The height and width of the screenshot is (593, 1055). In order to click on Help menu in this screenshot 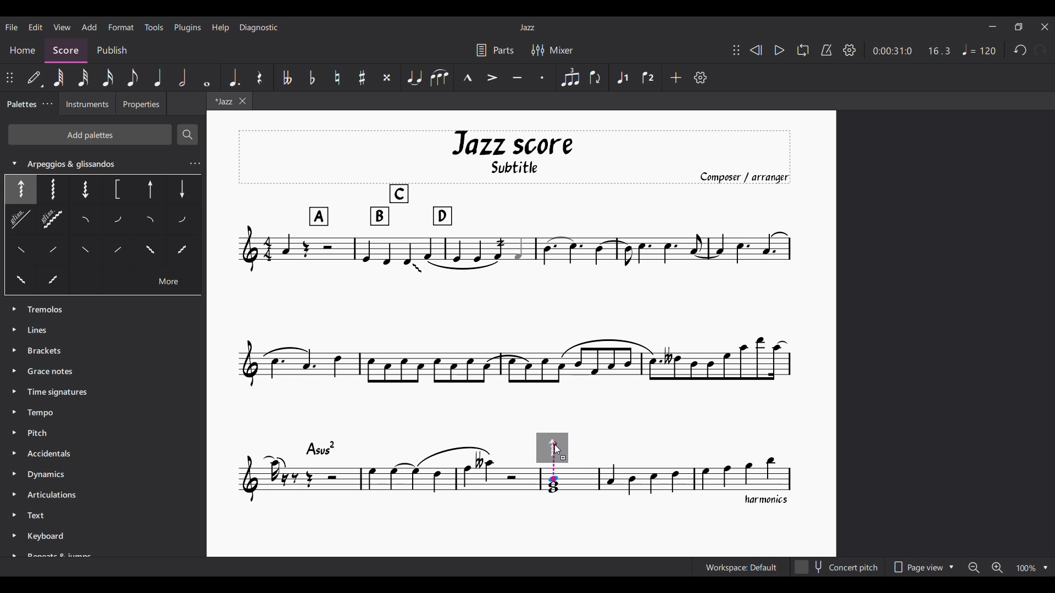, I will do `click(221, 29)`.